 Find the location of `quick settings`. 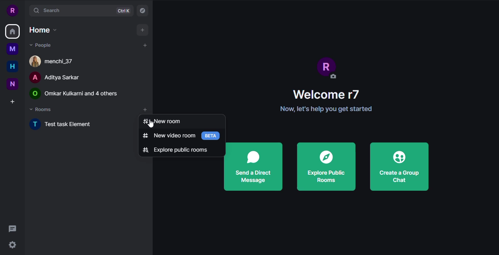

quick settings is located at coordinates (13, 246).